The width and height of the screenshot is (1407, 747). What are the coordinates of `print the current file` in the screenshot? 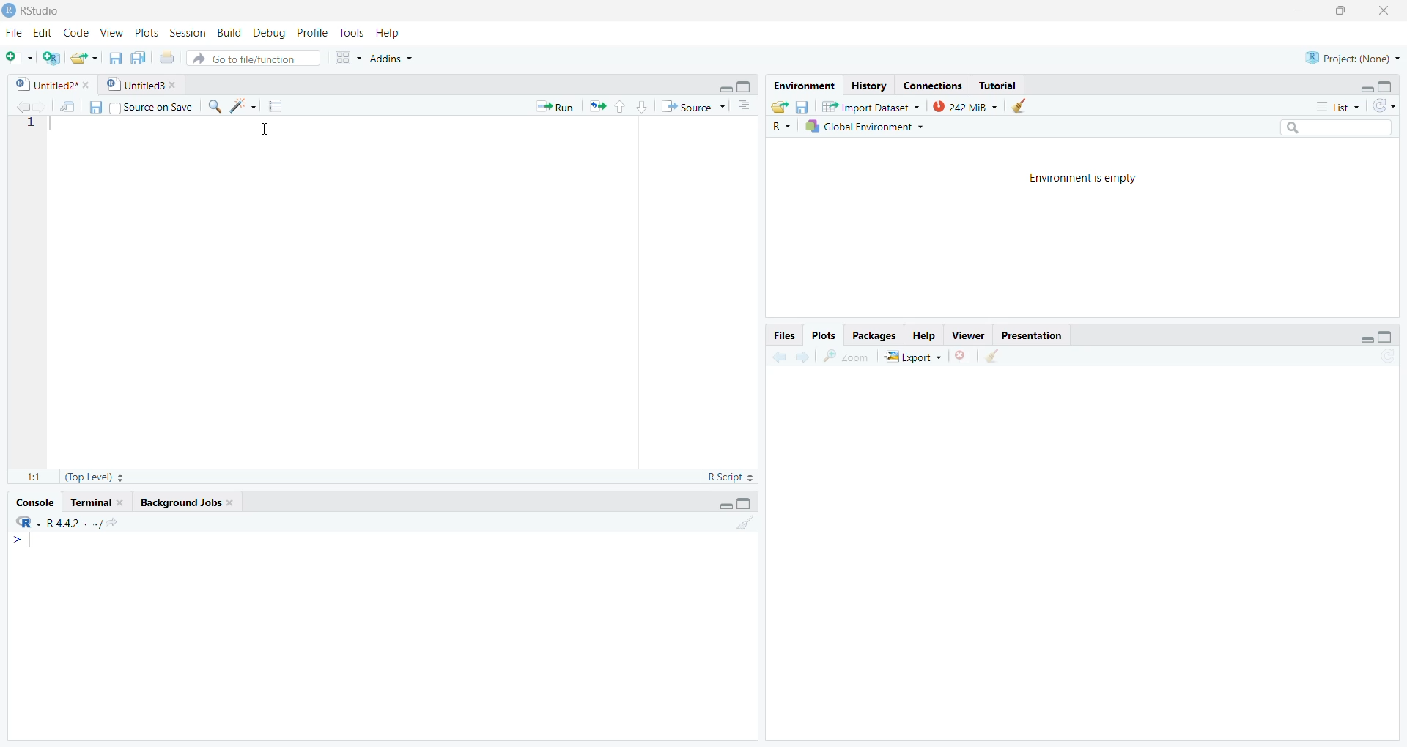 It's located at (165, 57).